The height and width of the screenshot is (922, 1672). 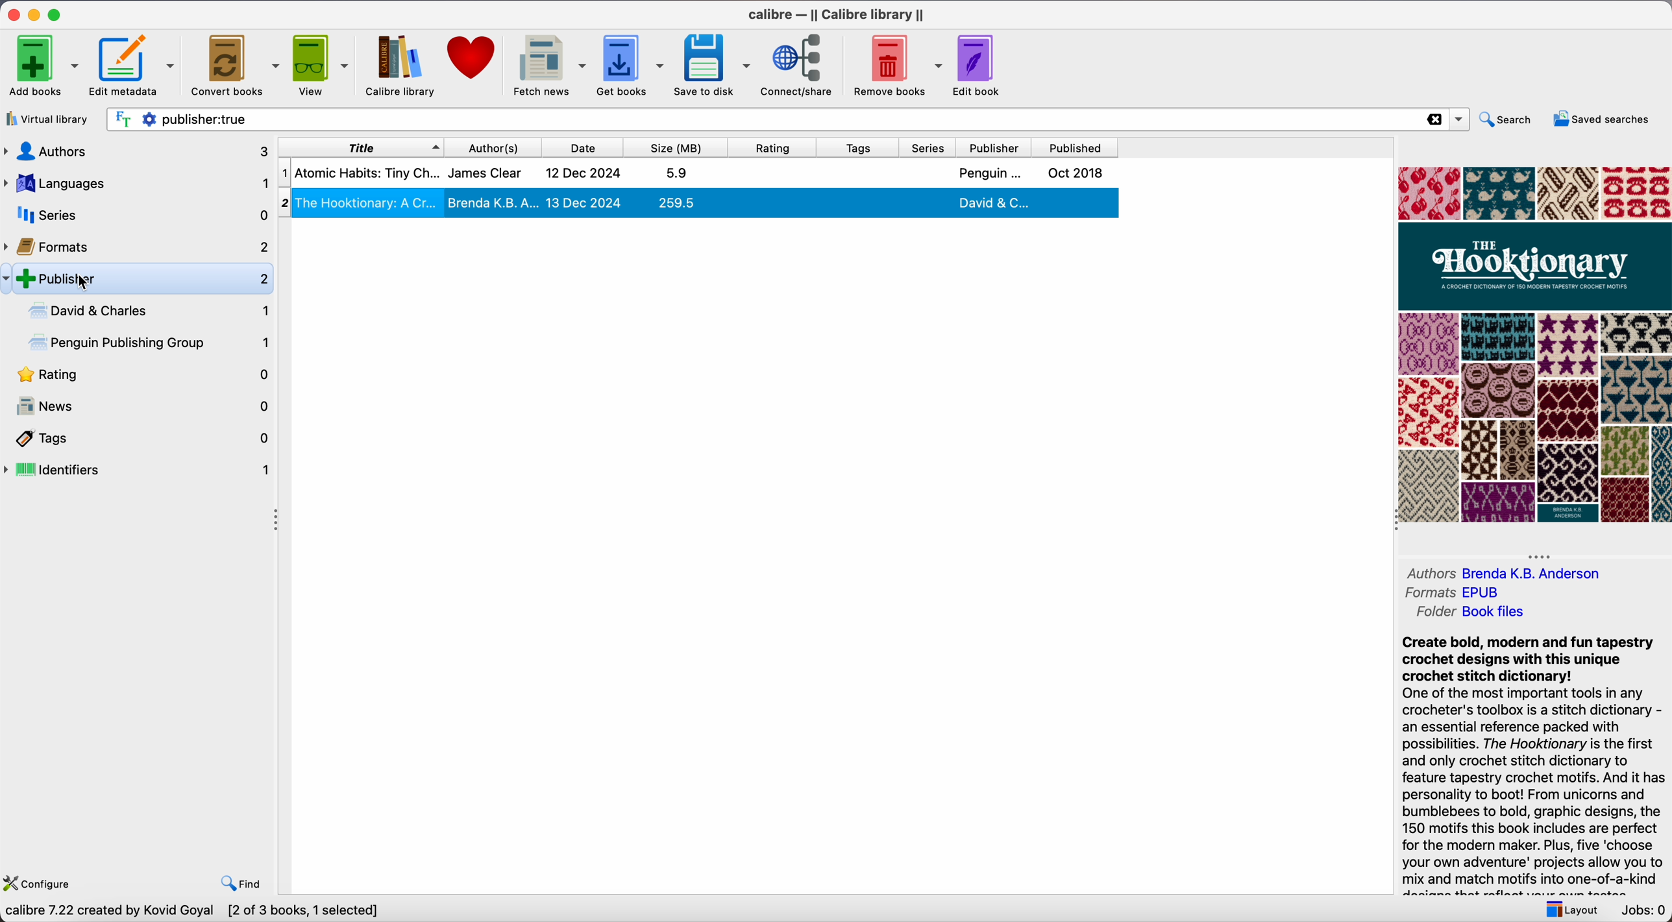 What do you see at coordinates (138, 407) in the screenshot?
I see `news` at bounding box center [138, 407].